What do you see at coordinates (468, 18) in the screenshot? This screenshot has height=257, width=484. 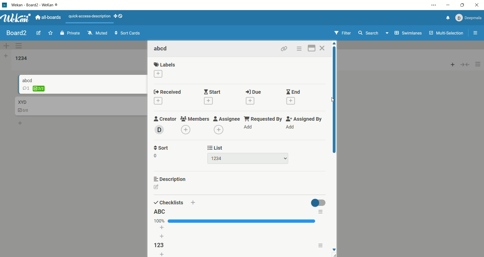 I see `account` at bounding box center [468, 18].